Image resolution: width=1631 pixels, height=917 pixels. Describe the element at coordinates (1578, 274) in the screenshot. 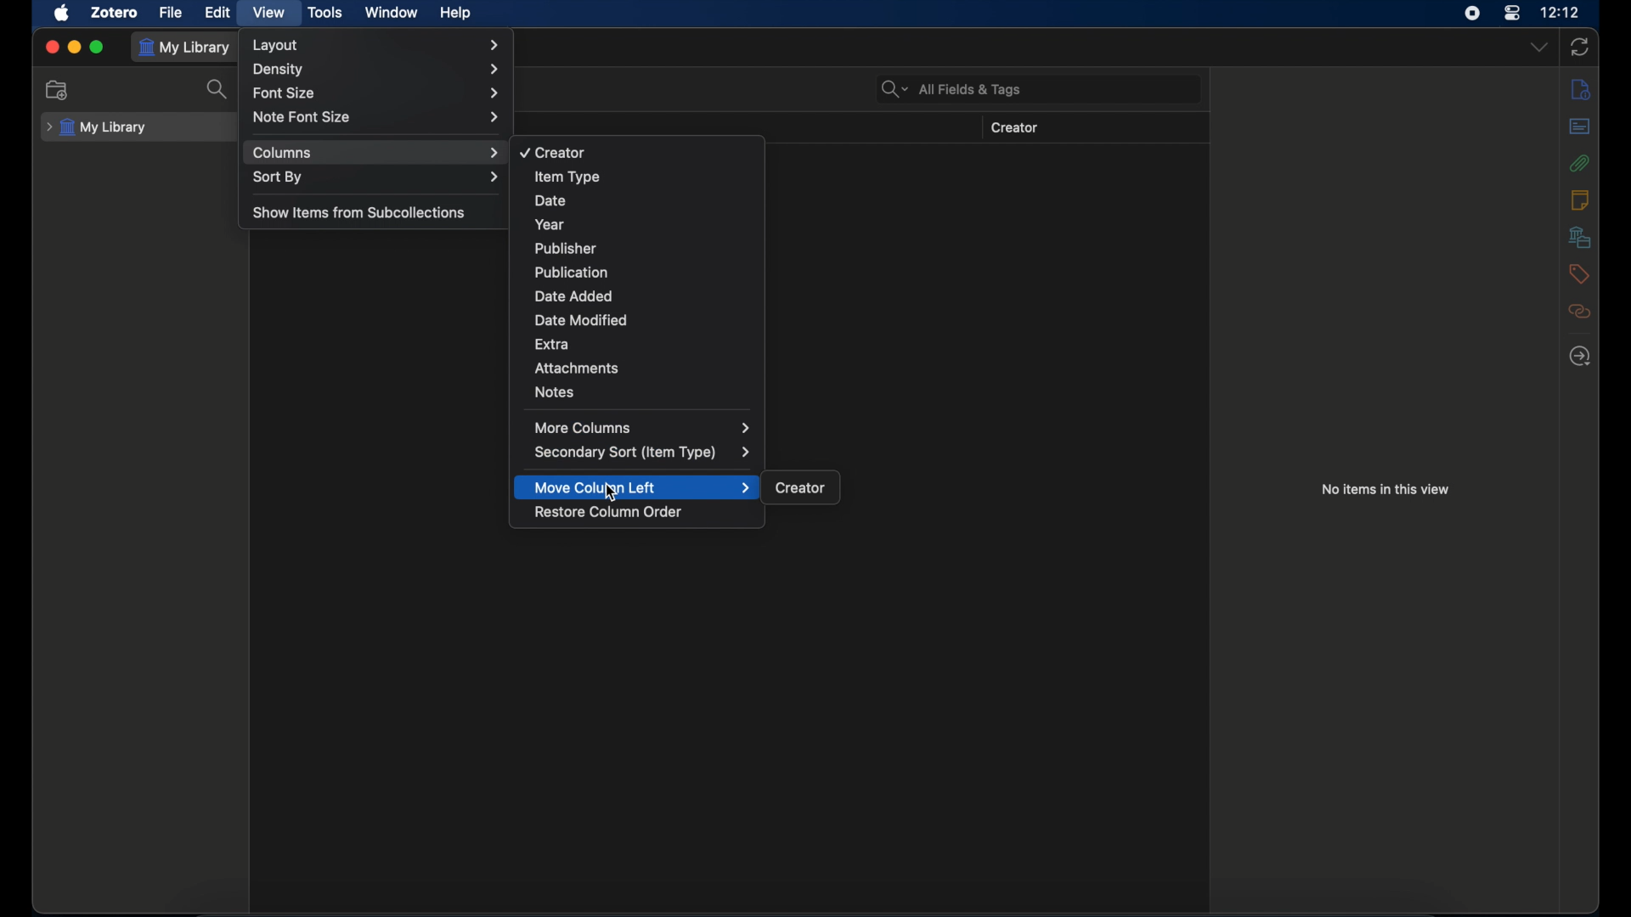

I see `tags` at that location.